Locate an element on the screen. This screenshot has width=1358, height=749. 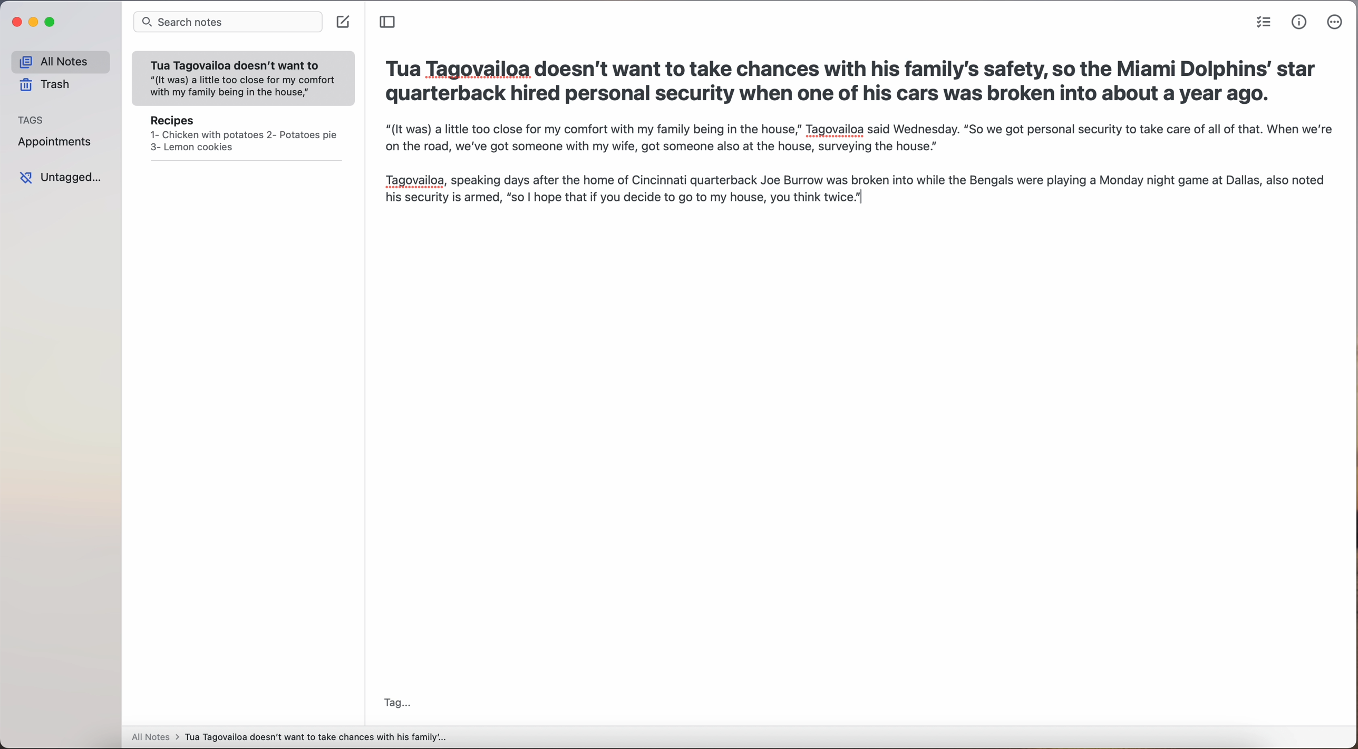
maximize Simplenote is located at coordinates (52, 22).